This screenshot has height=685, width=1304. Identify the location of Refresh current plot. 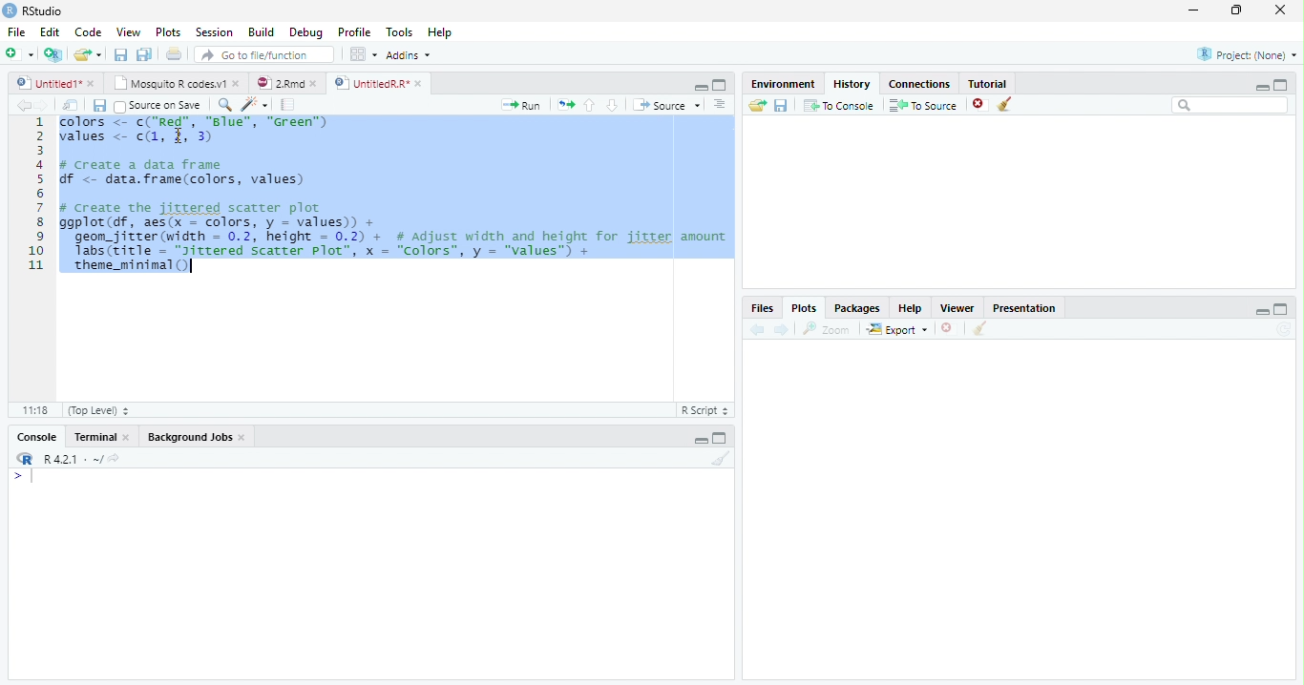
(1284, 329).